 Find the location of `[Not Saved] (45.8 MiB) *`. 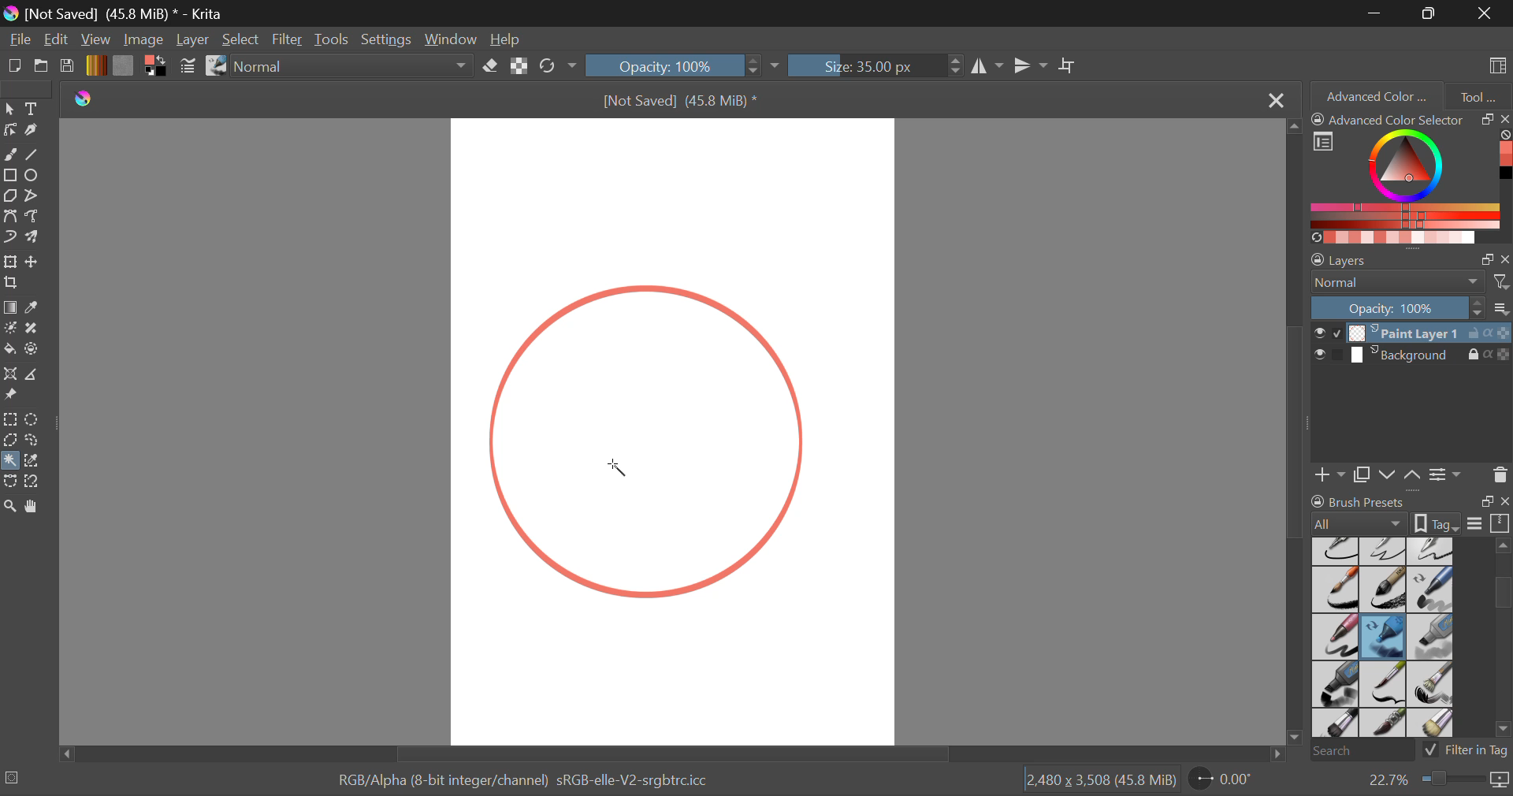

[Not Saved] (45.8 MiB) * is located at coordinates (678, 100).